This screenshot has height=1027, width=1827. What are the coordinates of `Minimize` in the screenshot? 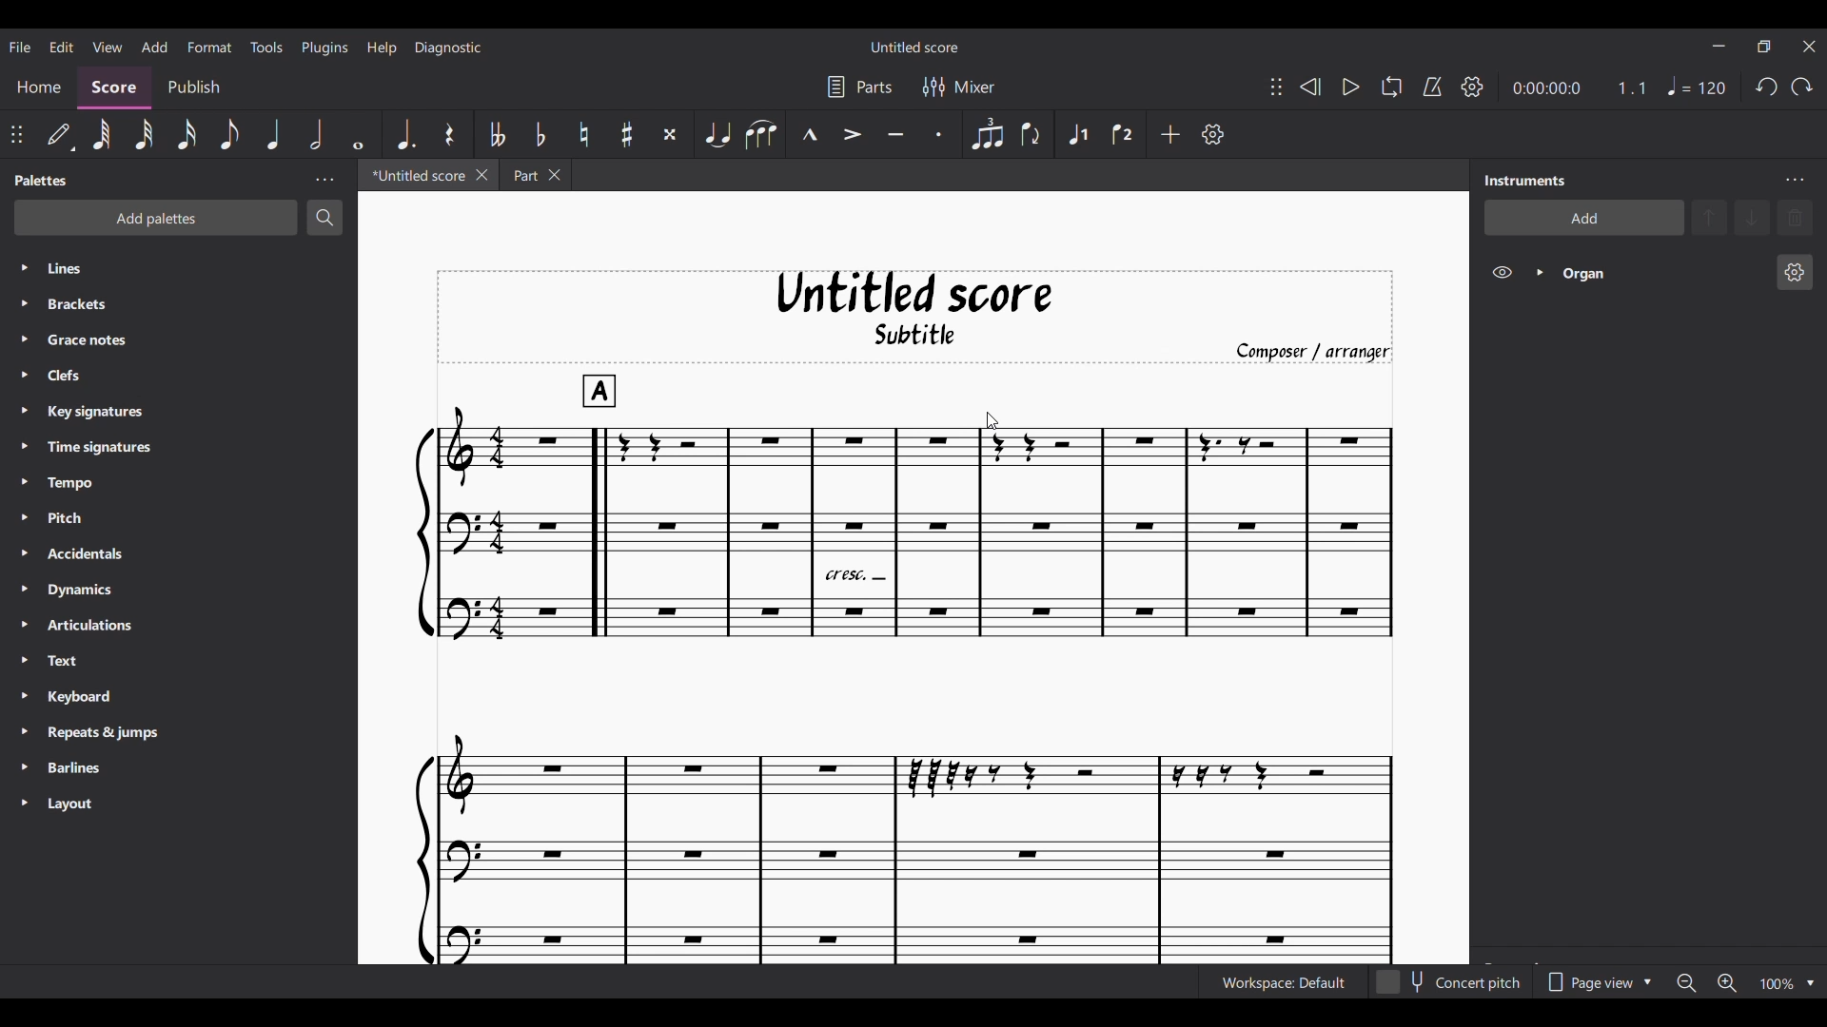 It's located at (1719, 46).